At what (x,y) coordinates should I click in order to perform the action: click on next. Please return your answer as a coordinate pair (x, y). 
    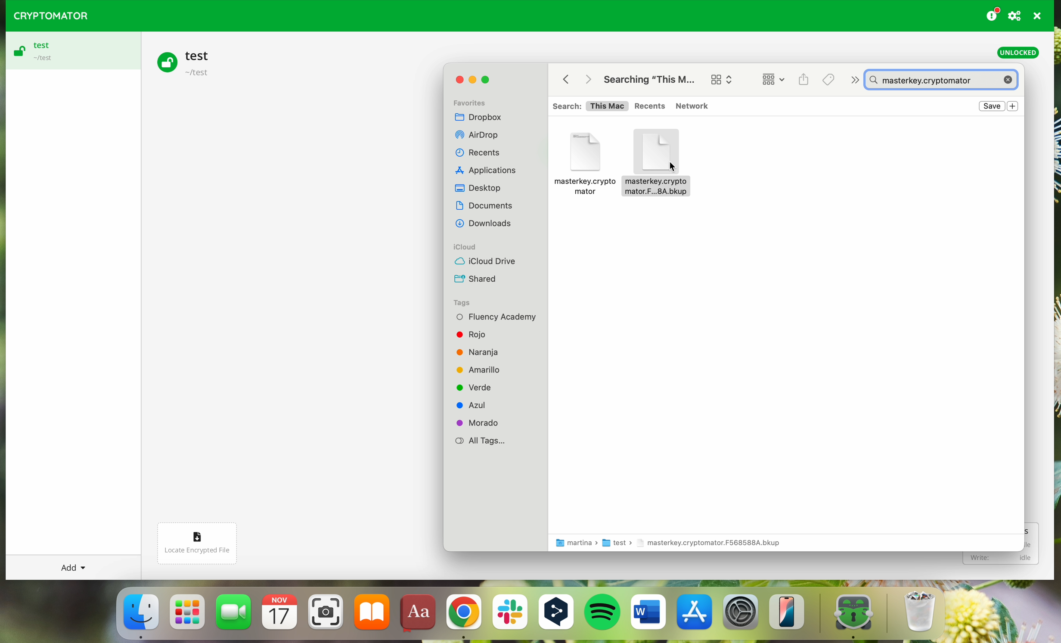
    Looking at the image, I should click on (853, 80).